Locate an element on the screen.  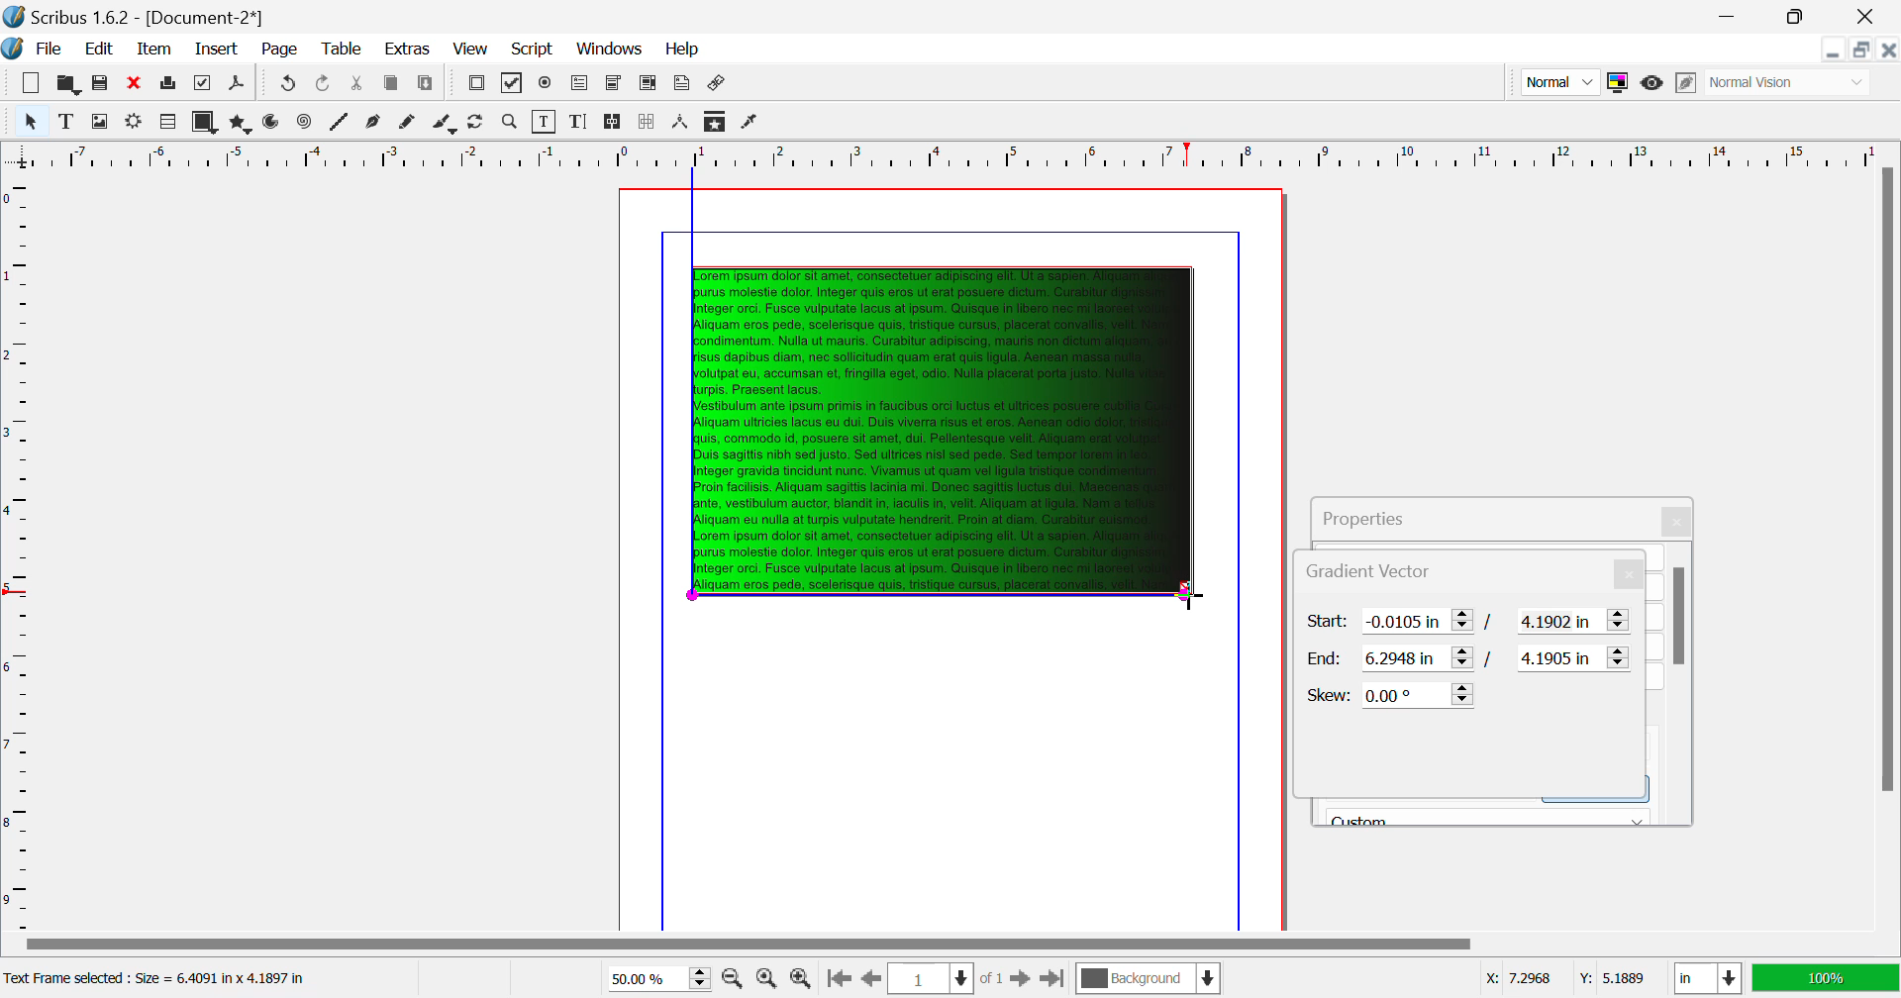
Display Visual Appearance is located at coordinates (1790, 82).